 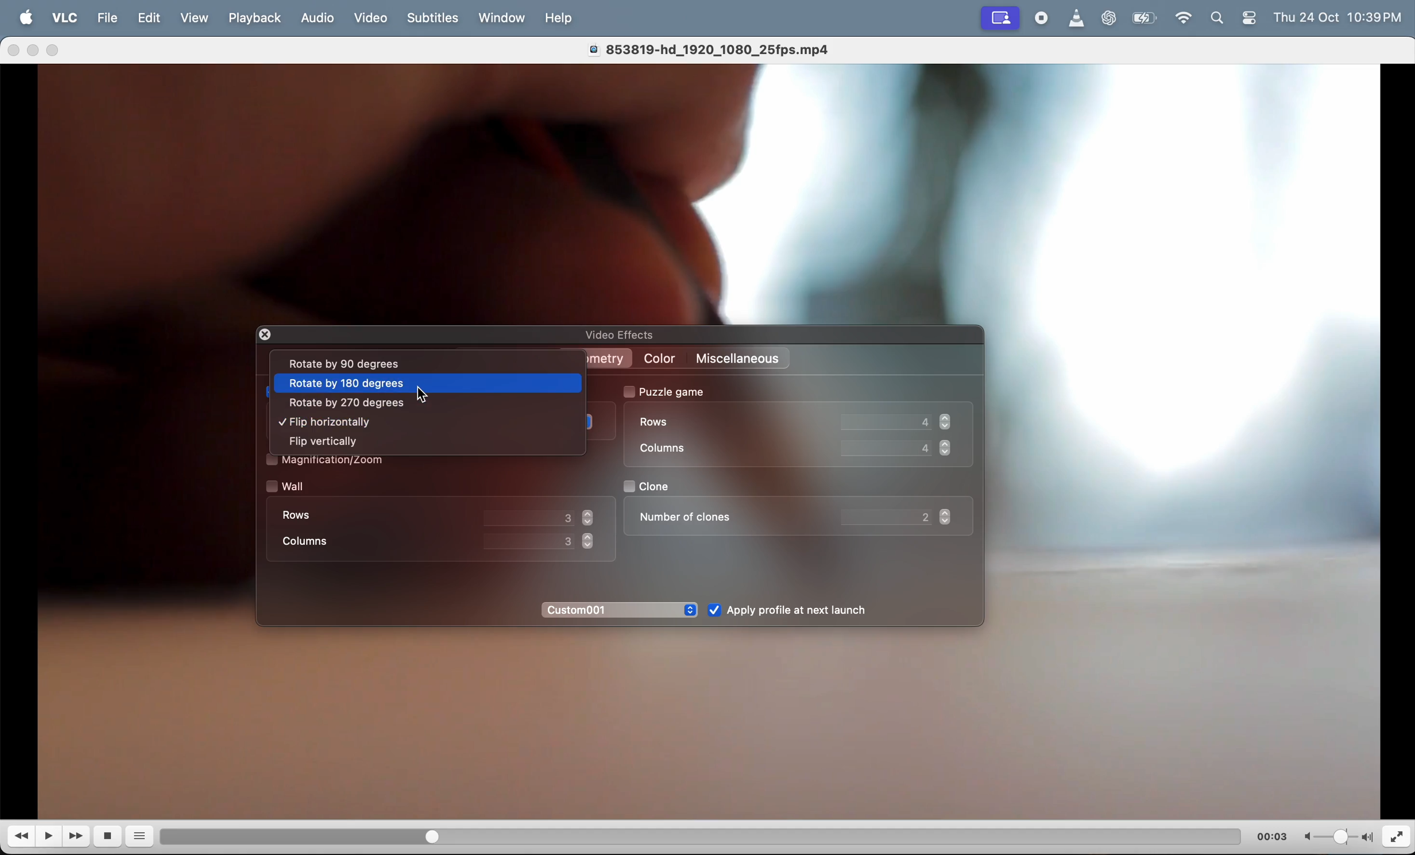 I want to click on wifi, so click(x=1185, y=21).